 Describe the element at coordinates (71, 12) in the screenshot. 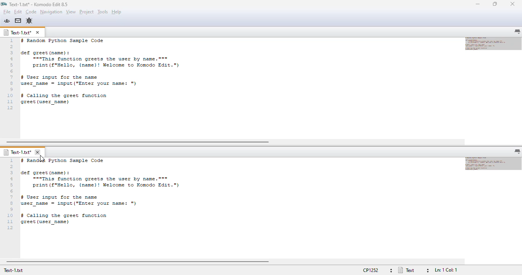

I see `view` at that location.